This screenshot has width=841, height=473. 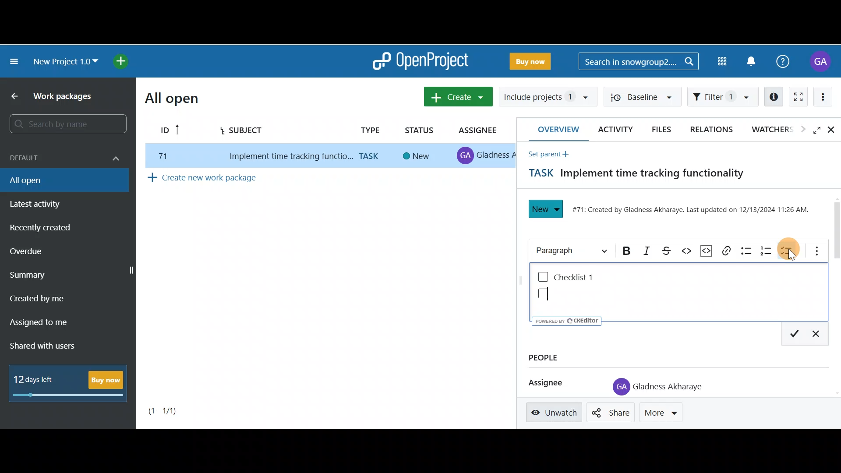 What do you see at coordinates (54, 182) in the screenshot?
I see `All open` at bounding box center [54, 182].